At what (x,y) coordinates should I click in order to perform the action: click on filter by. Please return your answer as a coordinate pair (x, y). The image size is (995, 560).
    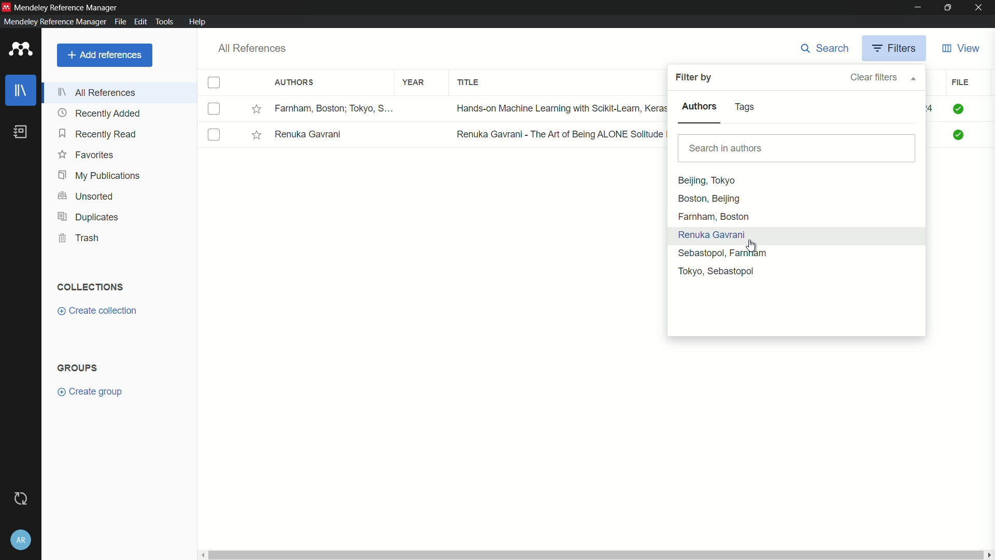
    Looking at the image, I should click on (693, 78).